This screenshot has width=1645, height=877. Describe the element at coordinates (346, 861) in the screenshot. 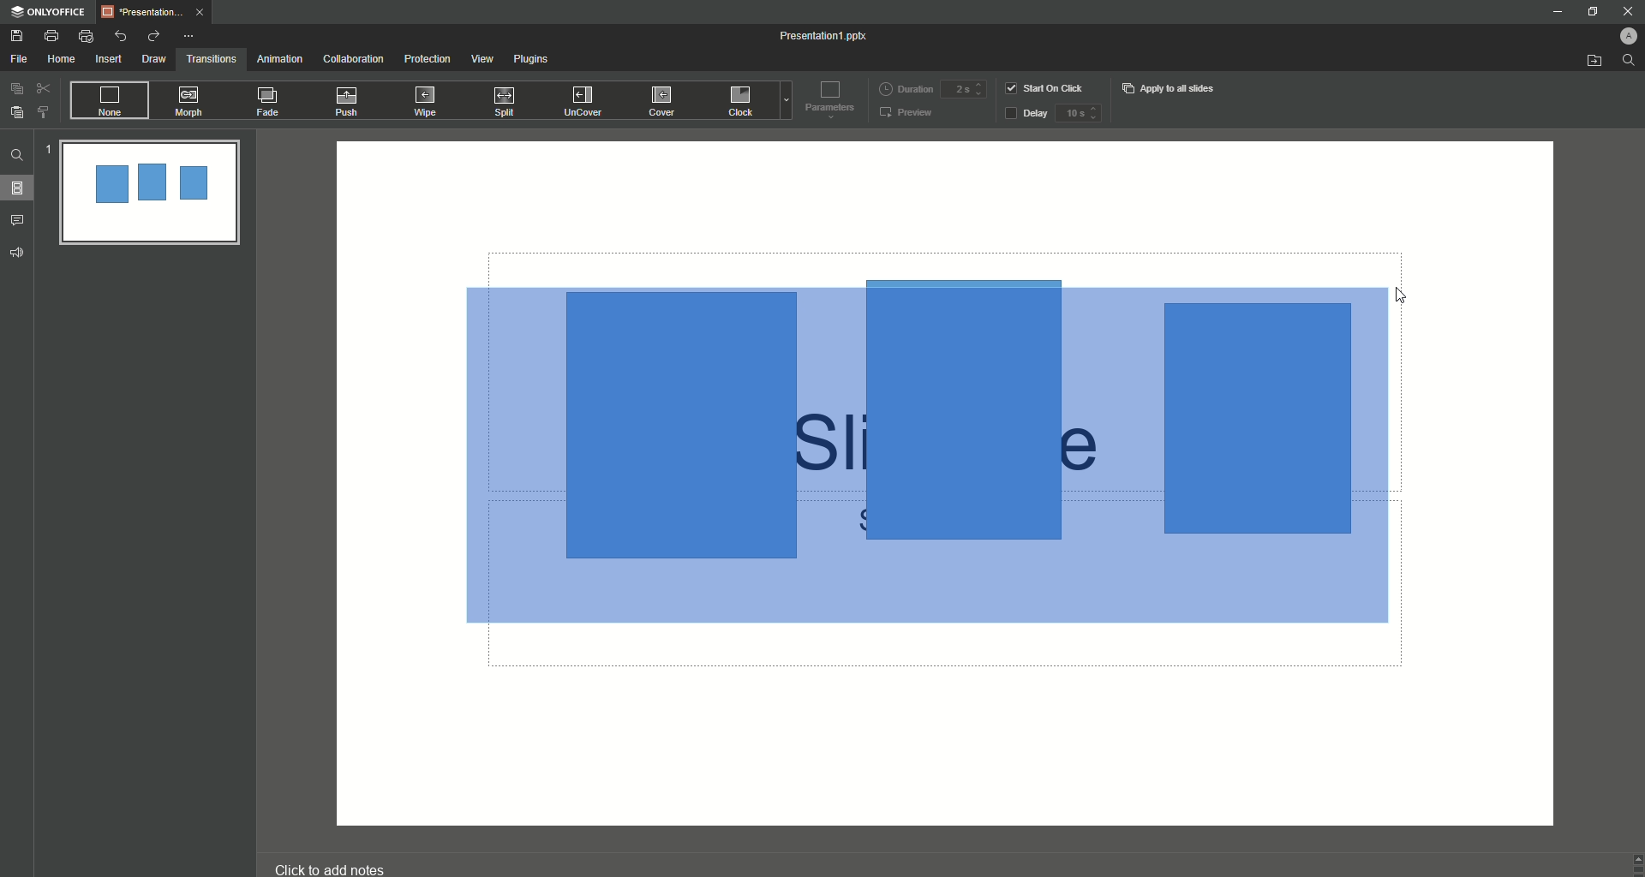

I see `click to add notes` at that location.